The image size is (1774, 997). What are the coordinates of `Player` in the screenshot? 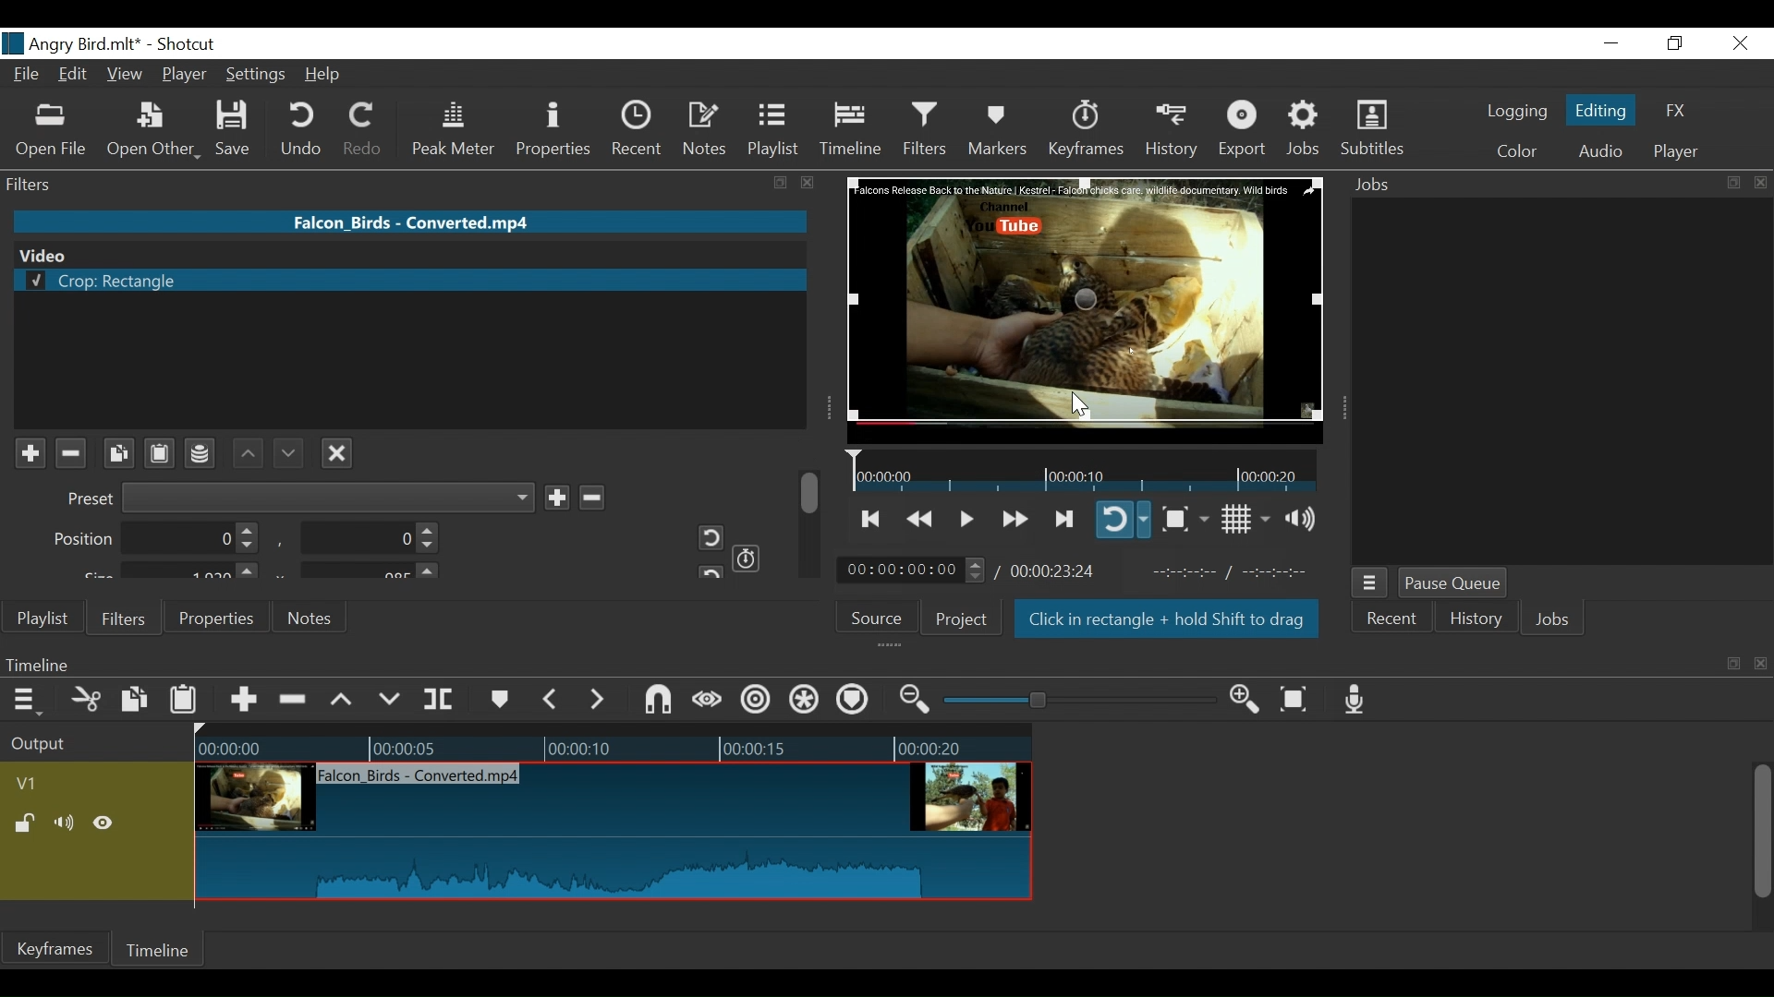 It's located at (1676, 152).